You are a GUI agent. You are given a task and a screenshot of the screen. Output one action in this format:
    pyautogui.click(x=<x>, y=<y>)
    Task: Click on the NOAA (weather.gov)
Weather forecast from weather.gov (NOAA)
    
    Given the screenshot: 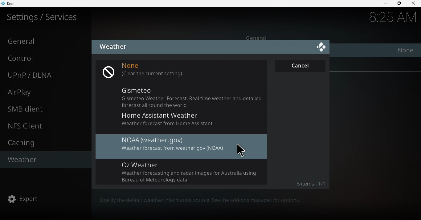 What is the action you would take?
    pyautogui.click(x=186, y=144)
    